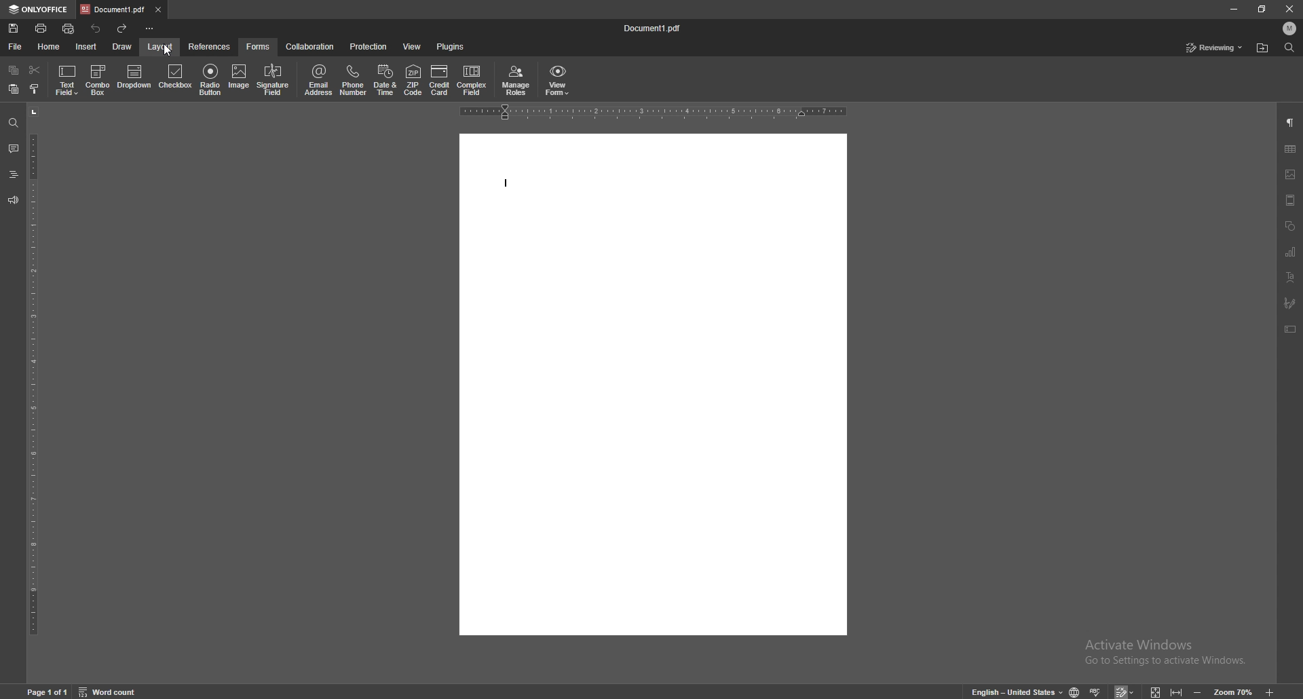 This screenshot has width=1303, height=699. What do you see at coordinates (412, 80) in the screenshot?
I see `zip code` at bounding box center [412, 80].